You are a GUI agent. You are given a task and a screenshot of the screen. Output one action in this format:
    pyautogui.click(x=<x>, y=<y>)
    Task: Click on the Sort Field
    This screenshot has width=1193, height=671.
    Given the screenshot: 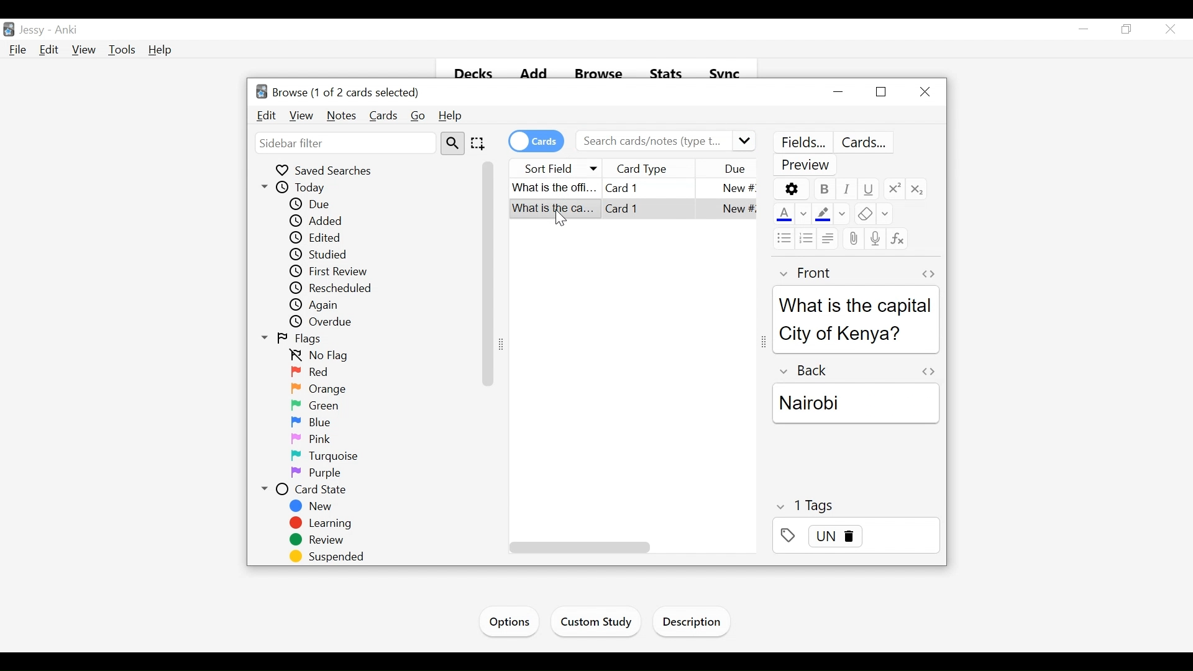 What is the action you would take?
    pyautogui.click(x=556, y=167)
    